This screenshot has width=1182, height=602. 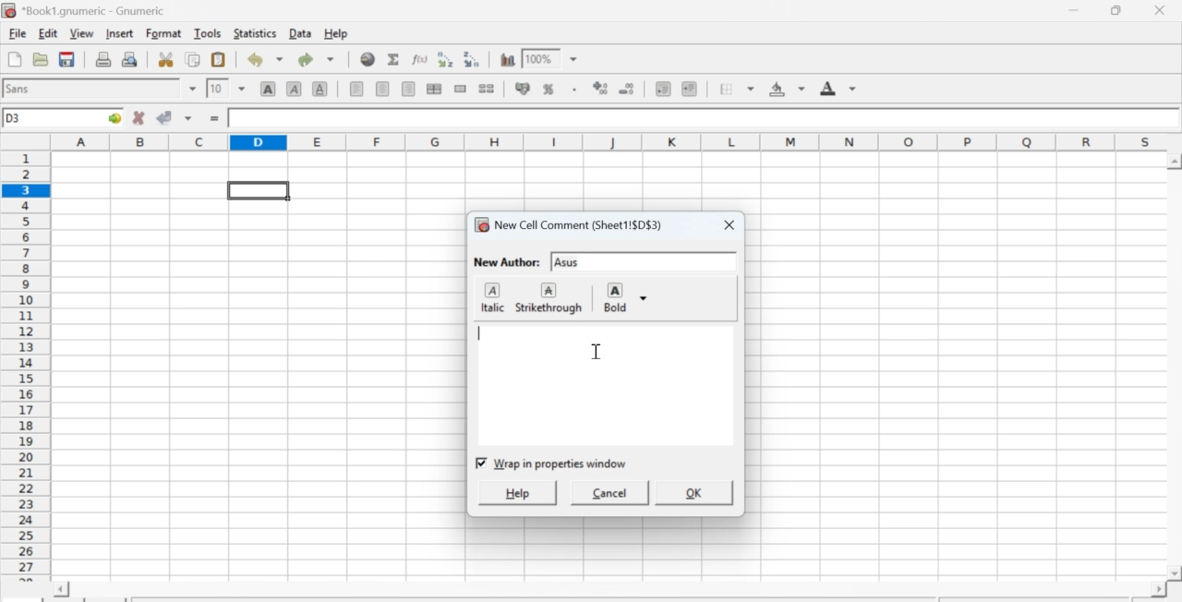 I want to click on Center horizontally, so click(x=381, y=88).